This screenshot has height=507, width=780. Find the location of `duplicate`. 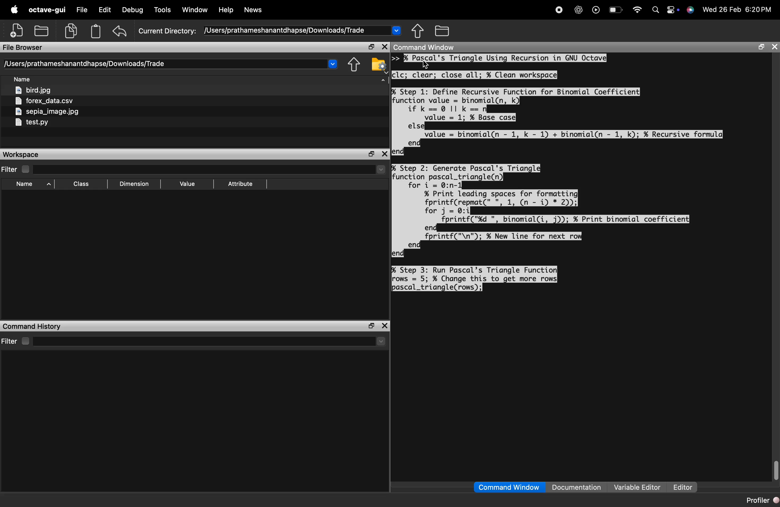

duplicate is located at coordinates (71, 31).